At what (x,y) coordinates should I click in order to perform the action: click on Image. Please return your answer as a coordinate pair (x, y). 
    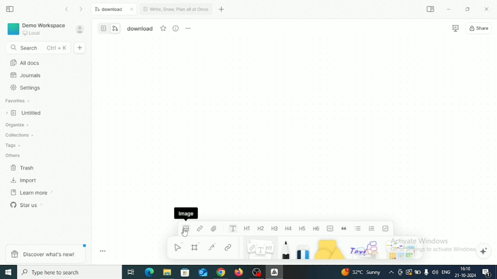
    Looking at the image, I should click on (186, 213).